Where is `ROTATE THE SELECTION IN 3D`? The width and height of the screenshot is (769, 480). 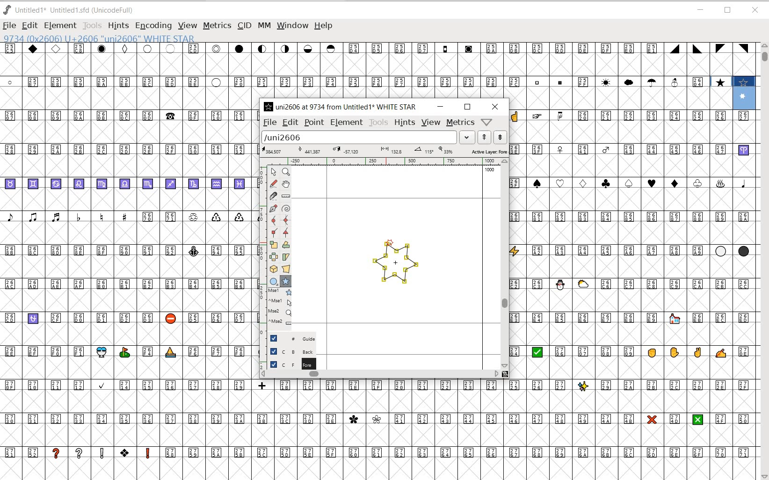
ROTATE THE SELECTION IN 3D is located at coordinates (275, 269).